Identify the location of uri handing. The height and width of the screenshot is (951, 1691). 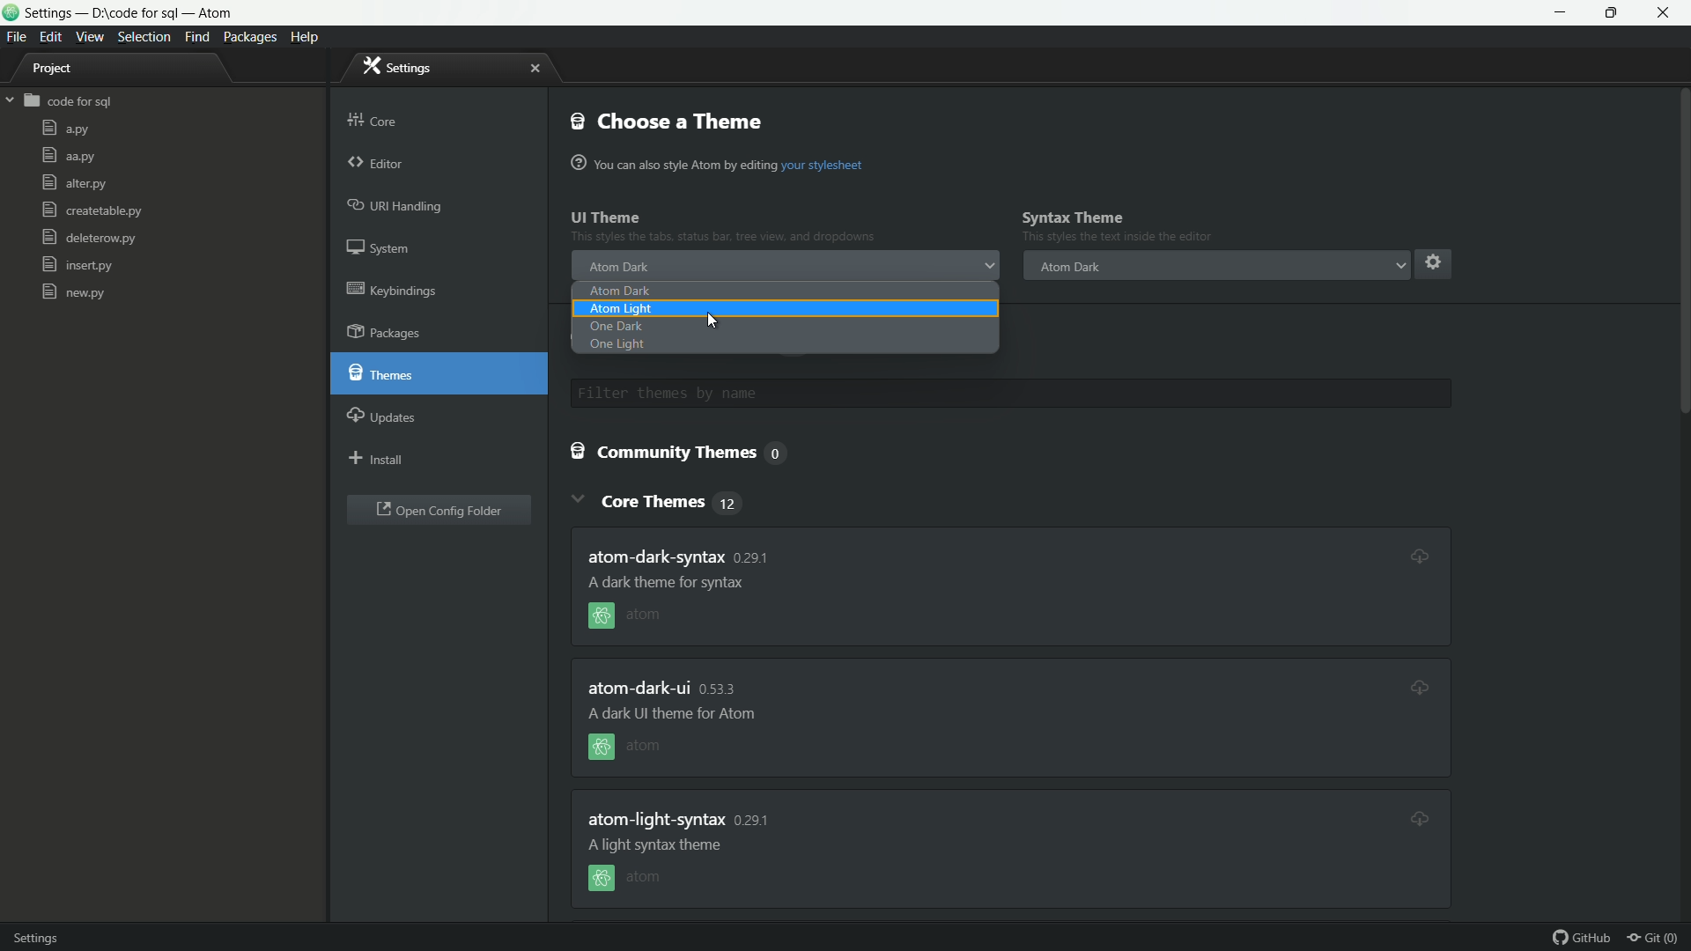
(397, 207).